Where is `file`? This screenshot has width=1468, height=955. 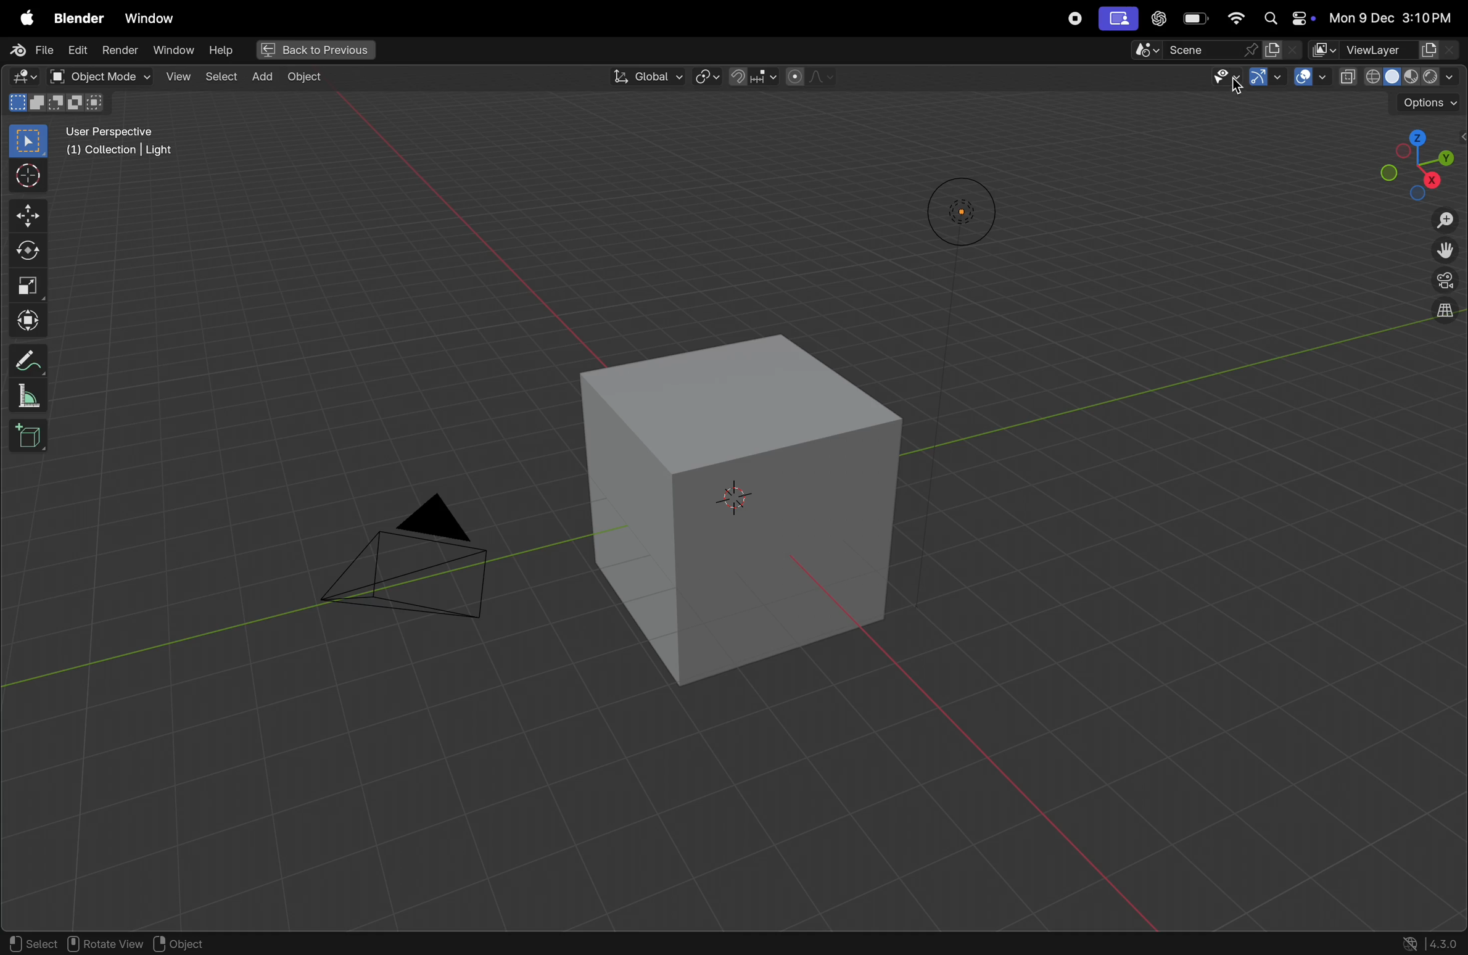
file is located at coordinates (29, 52).